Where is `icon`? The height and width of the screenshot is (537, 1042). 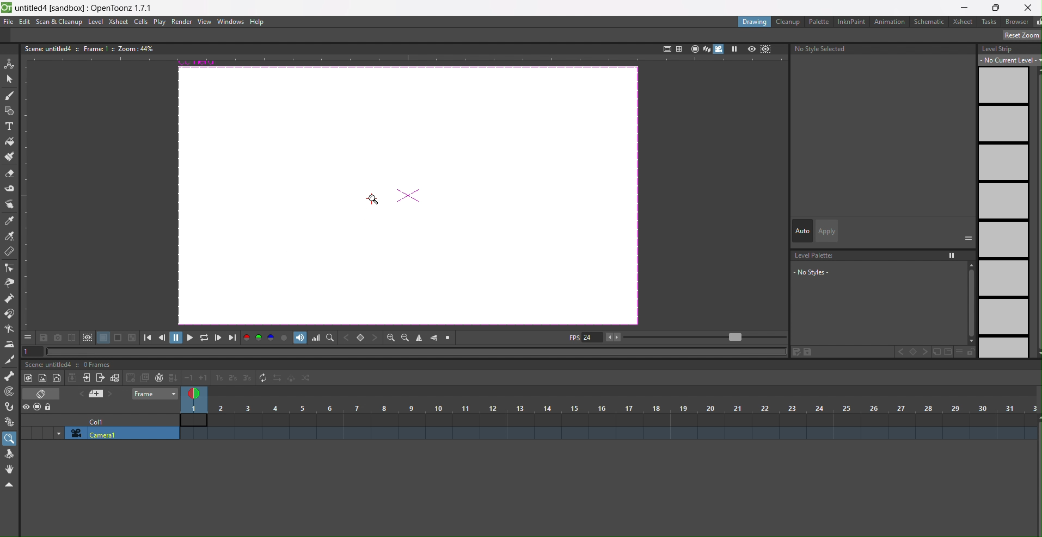 icon is located at coordinates (42, 395).